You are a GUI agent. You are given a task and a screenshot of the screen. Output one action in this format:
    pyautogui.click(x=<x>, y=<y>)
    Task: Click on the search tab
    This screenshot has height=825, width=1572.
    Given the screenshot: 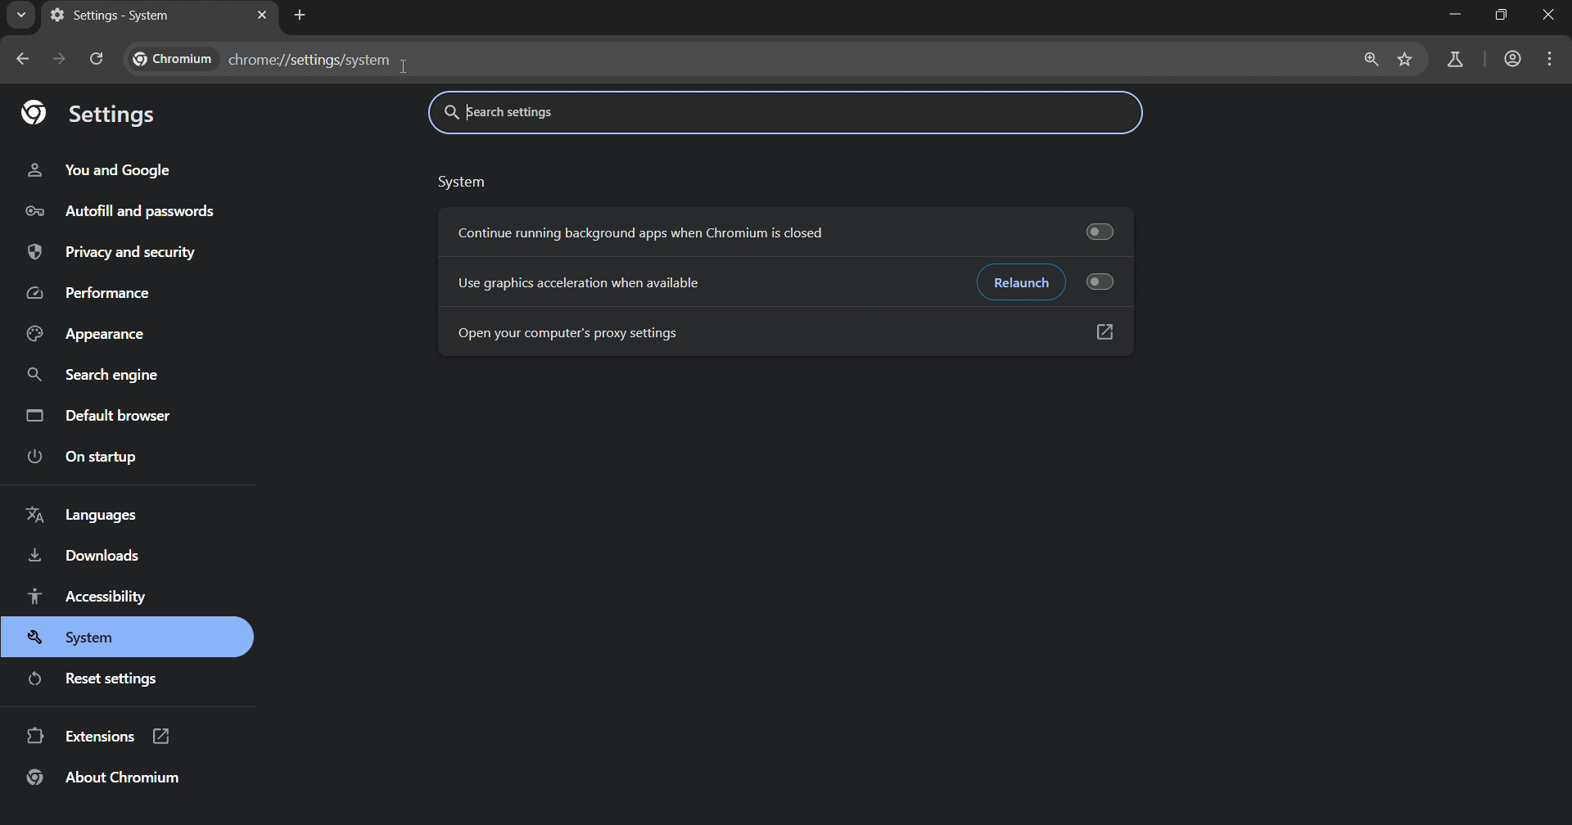 What is the action you would take?
    pyautogui.click(x=17, y=18)
    